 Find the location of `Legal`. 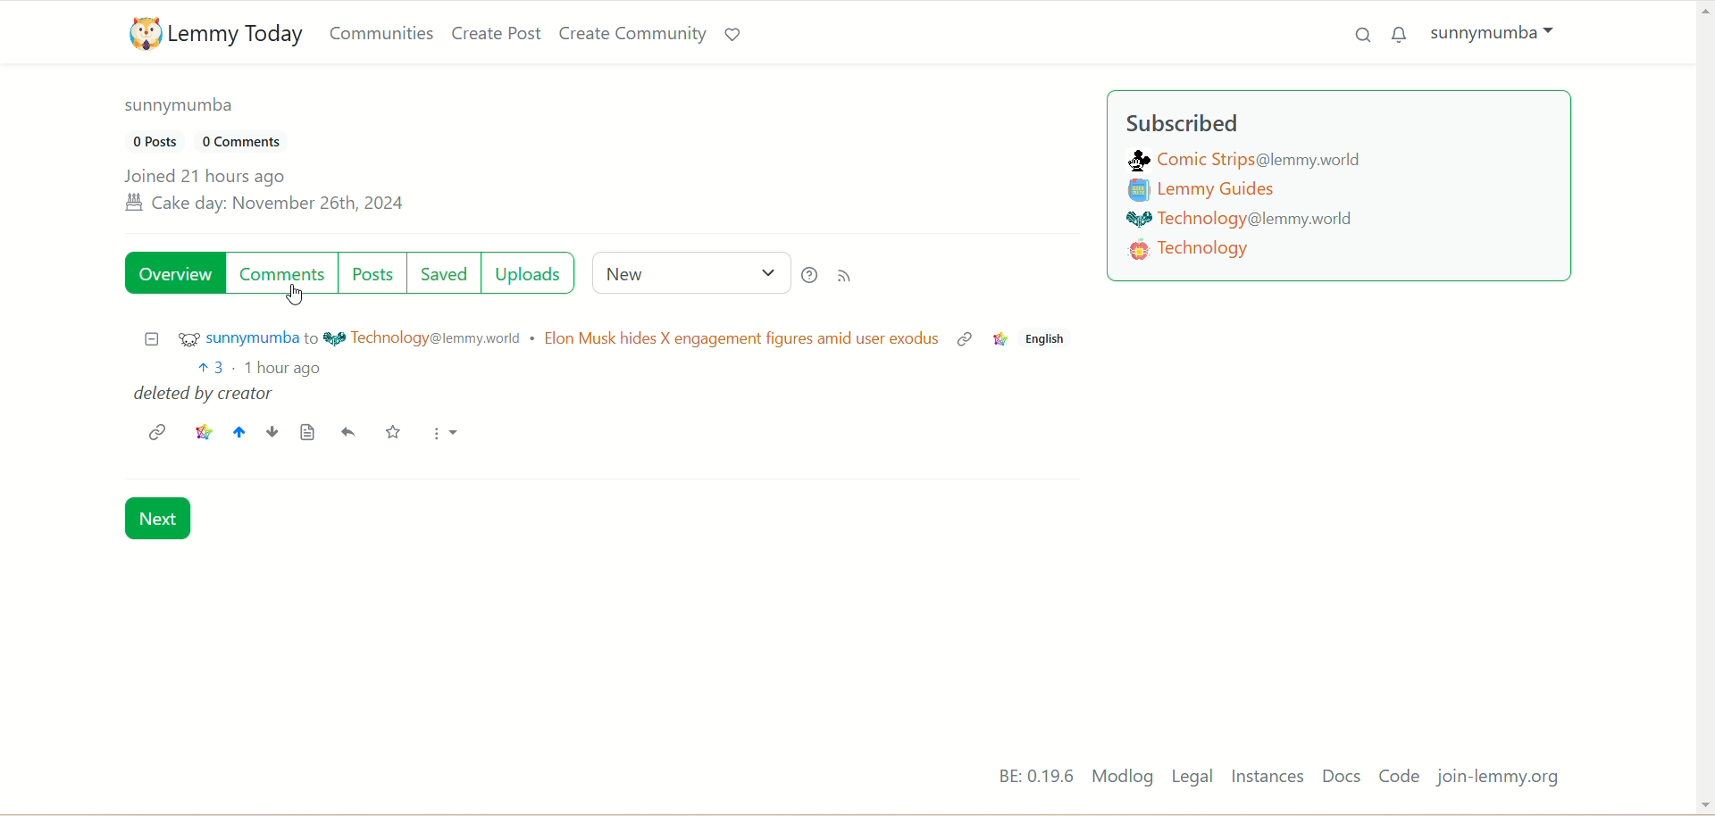

Legal is located at coordinates (1192, 778).